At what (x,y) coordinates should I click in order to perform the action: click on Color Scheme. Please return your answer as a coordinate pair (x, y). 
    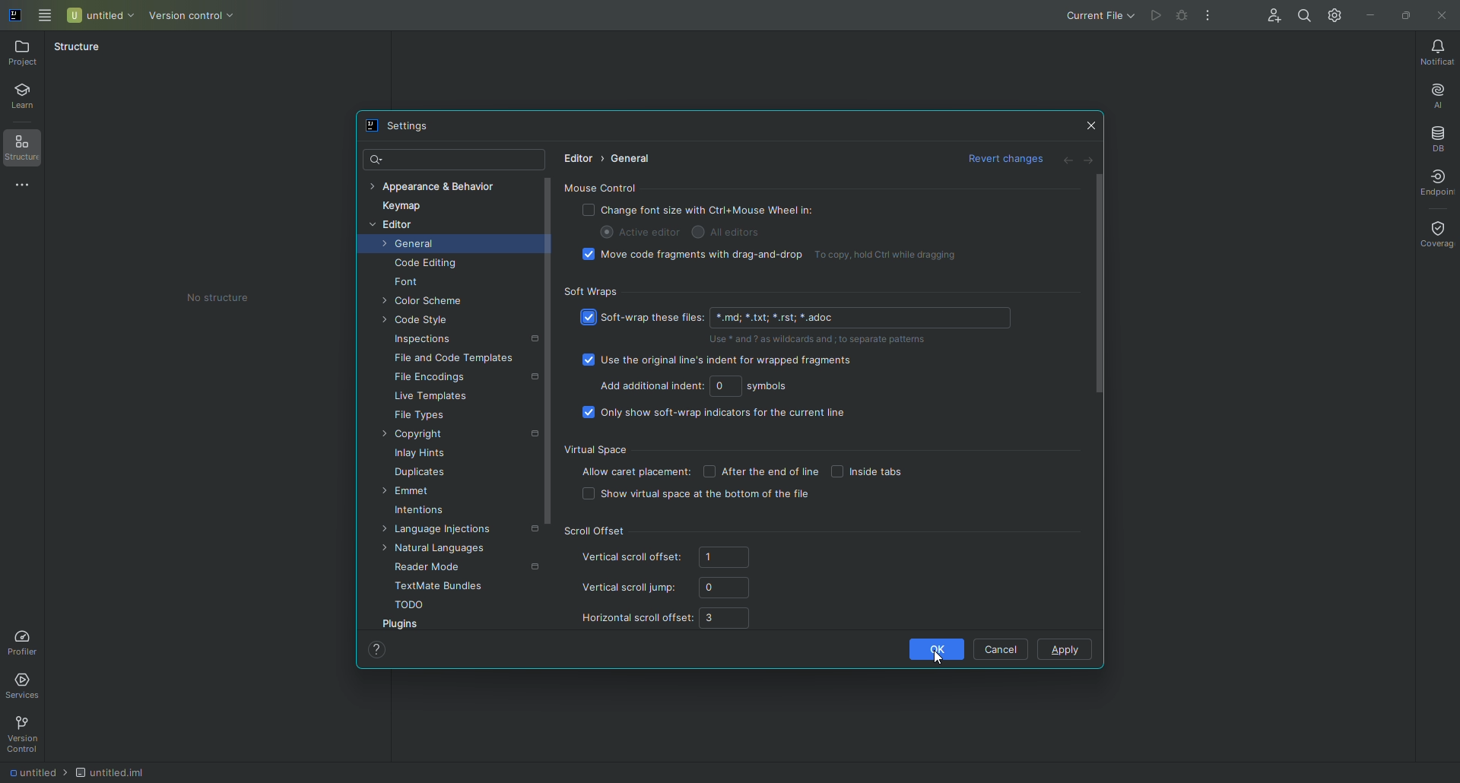
    Looking at the image, I should click on (428, 303).